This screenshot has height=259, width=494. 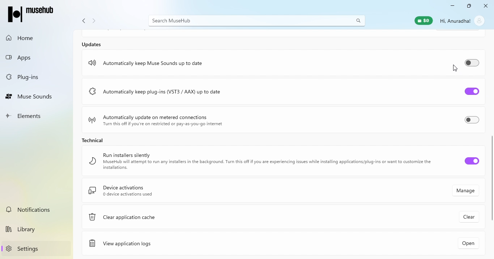 What do you see at coordinates (38, 249) in the screenshot?
I see `Settings` at bounding box center [38, 249].